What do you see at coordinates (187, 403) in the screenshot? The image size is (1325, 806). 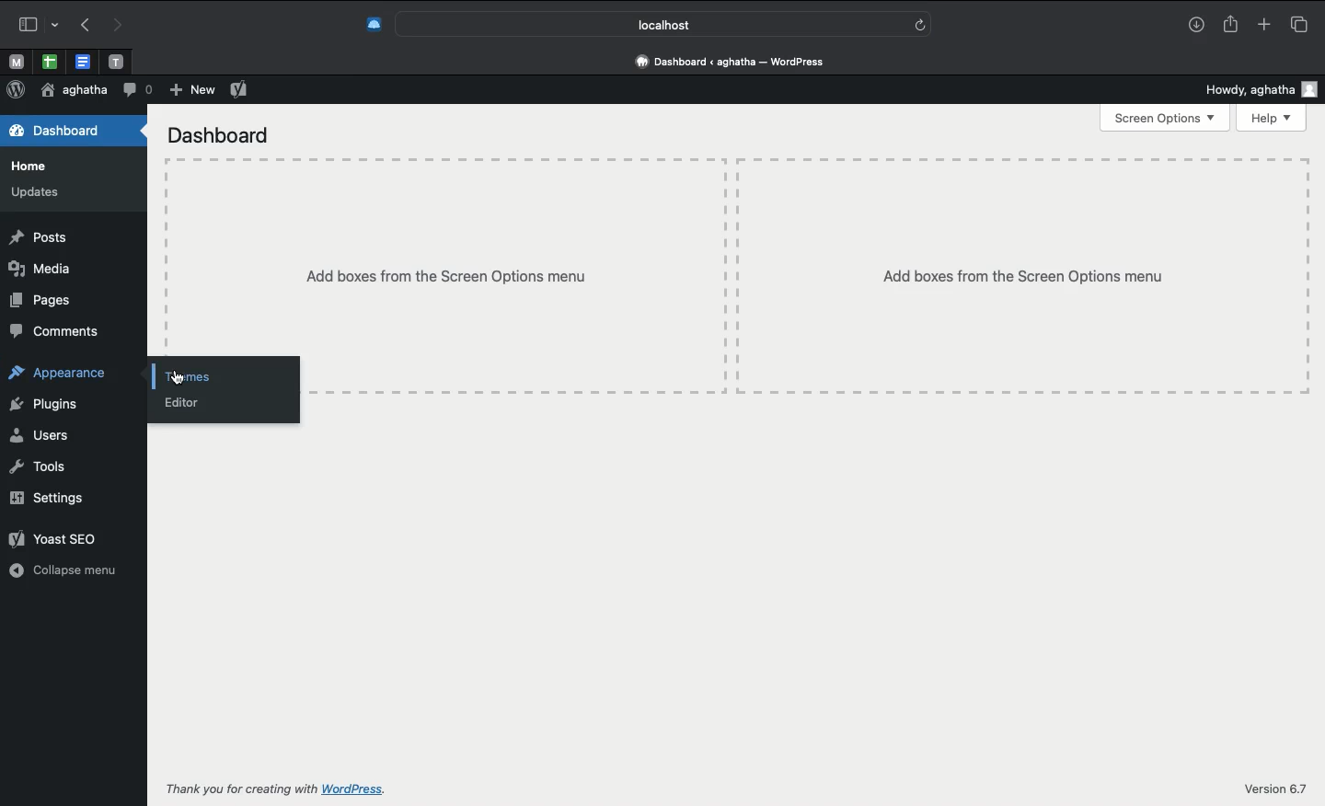 I see `Editor` at bounding box center [187, 403].